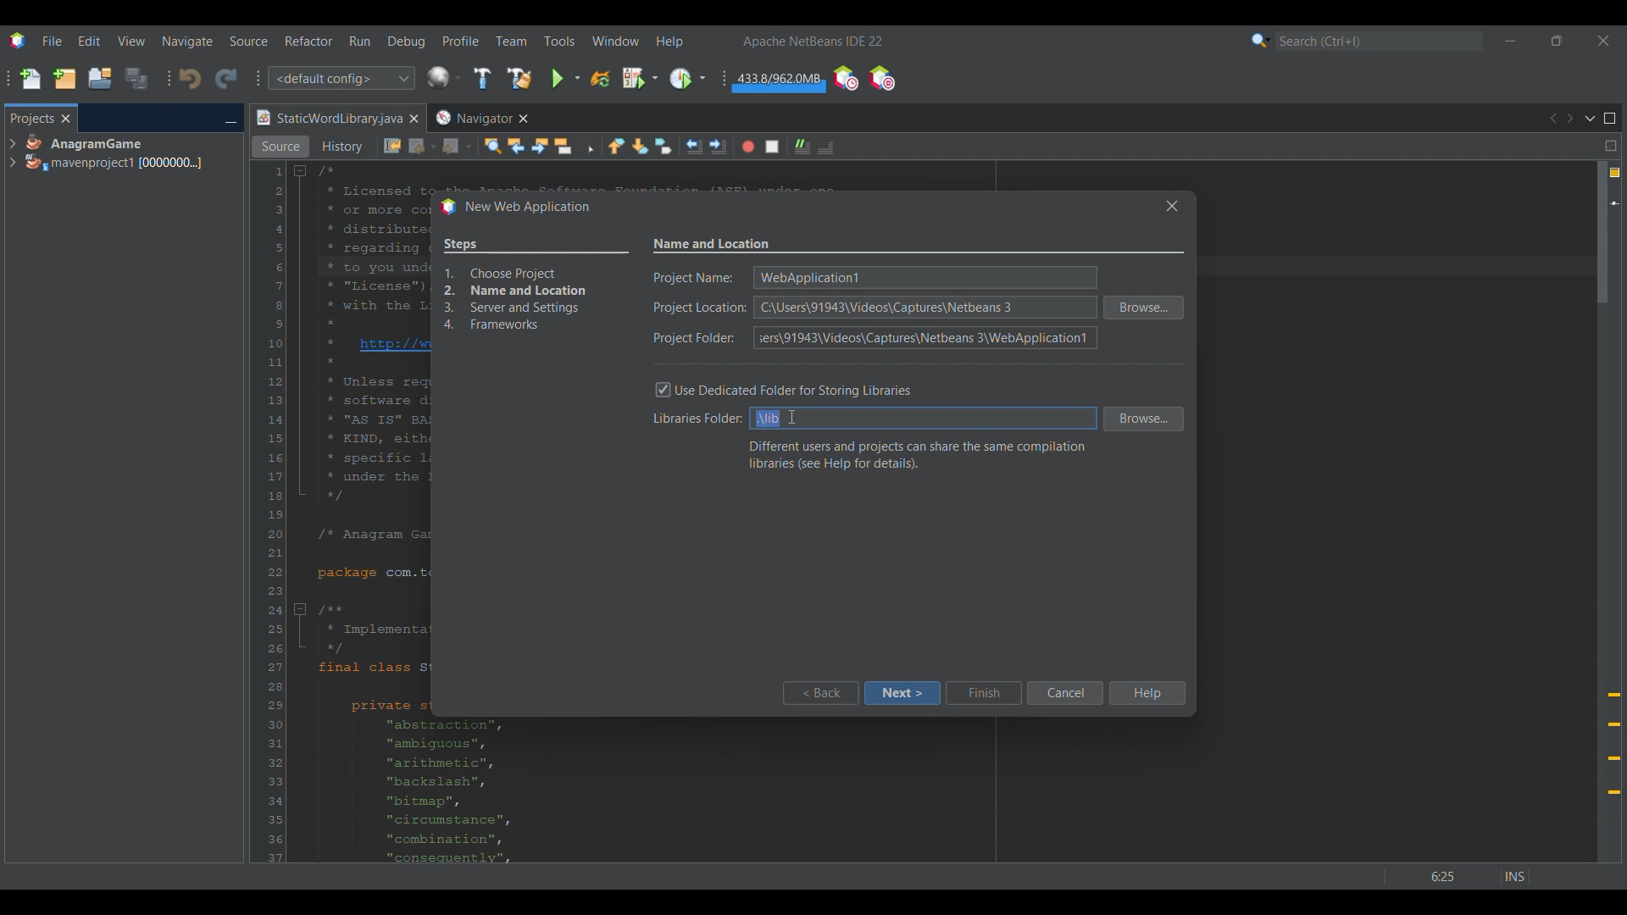 The width and height of the screenshot is (1627, 915). I want to click on Software logo, so click(17, 41).